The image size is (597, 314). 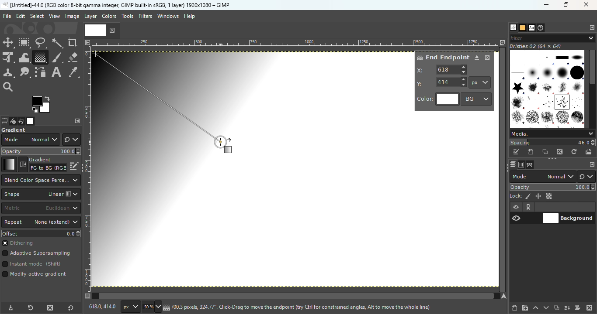 I want to click on Delete this brush, so click(x=560, y=151).